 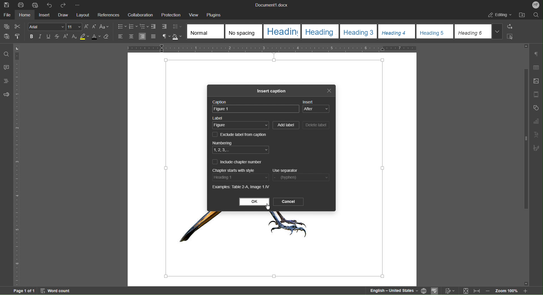 What do you see at coordinates (393, 290) in the screenshot?
I see `English — United States` at bounding box center [393, 290].